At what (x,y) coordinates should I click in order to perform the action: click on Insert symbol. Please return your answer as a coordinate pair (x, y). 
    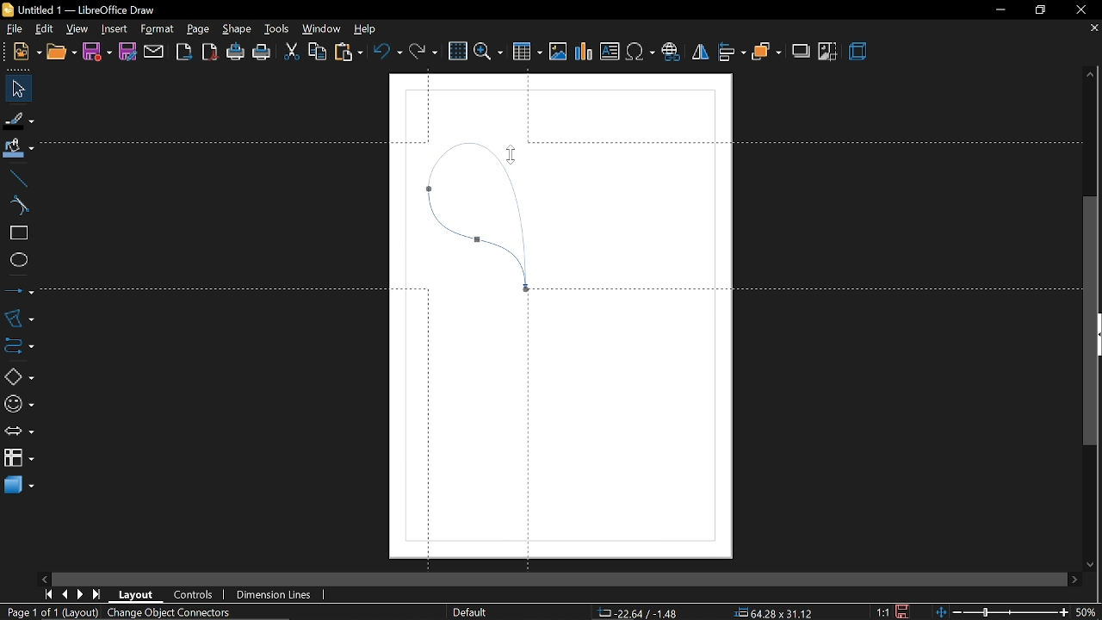
    Looking at the image, I should click on (640, 53).